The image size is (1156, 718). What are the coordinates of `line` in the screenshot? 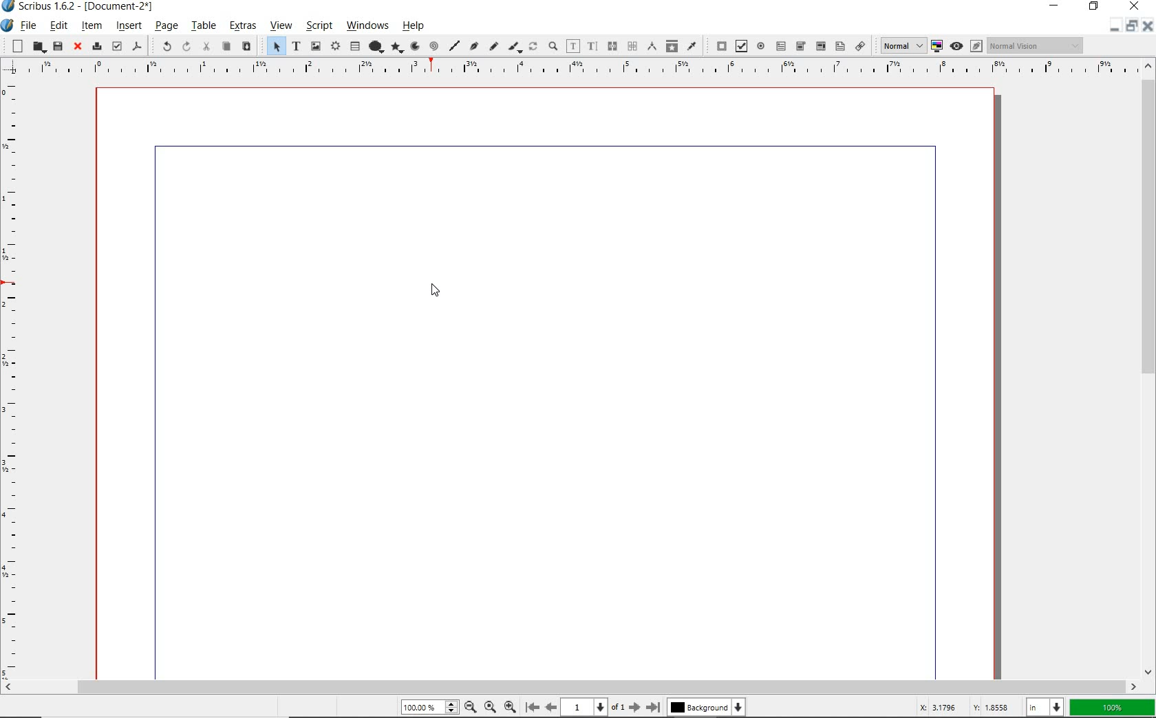 It's located at (453, 43).